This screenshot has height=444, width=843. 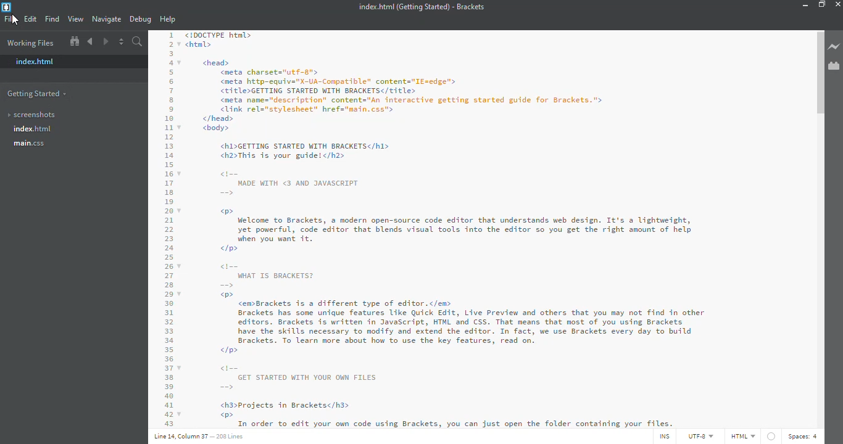 What do you see at coordinates (34, 129) in the screenshot?
I see `index` at bounding box center [34, 129].